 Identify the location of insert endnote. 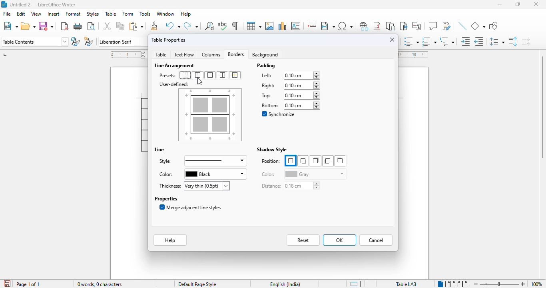
(391, 26).